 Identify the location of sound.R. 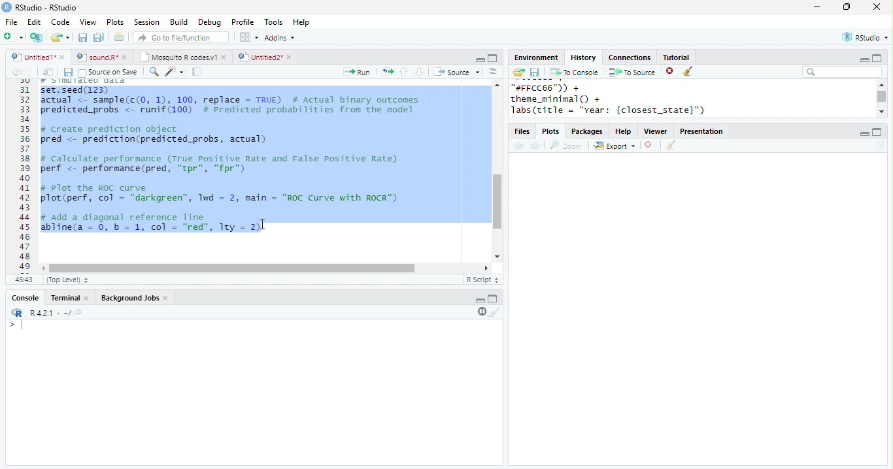
(97, 57).